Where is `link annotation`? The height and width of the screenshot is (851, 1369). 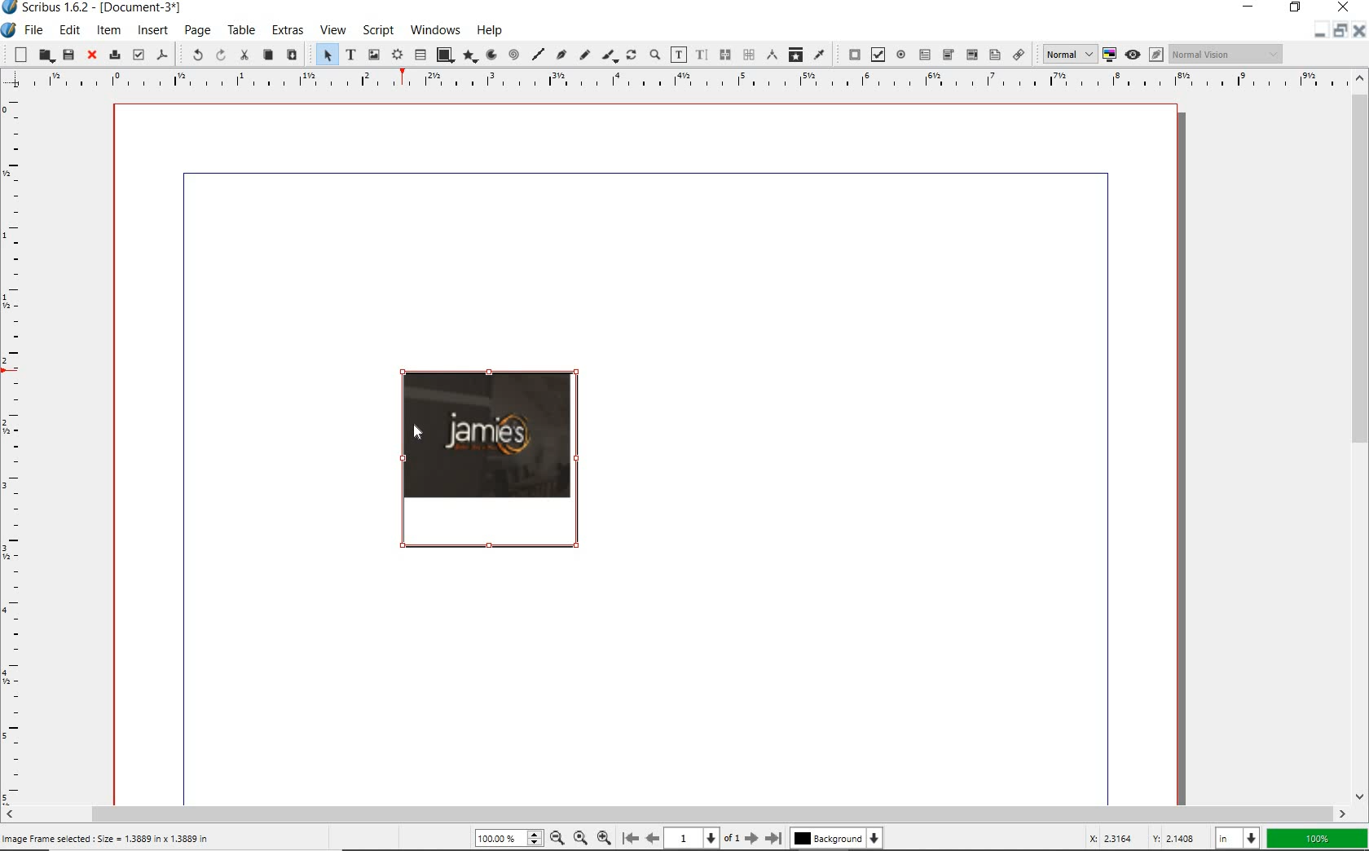 link annotation is located at coordinates (1020, 55).